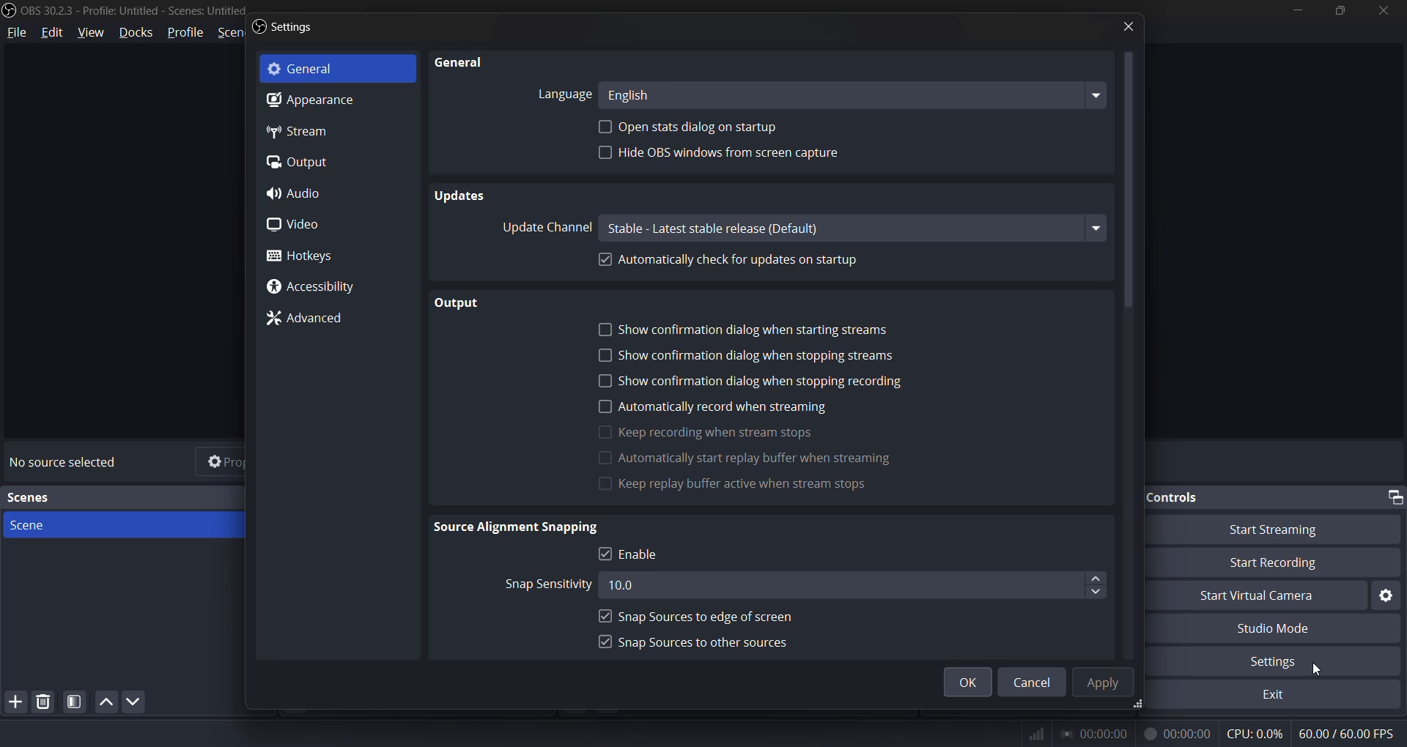  I want to click on advanced, so click(310, 319).